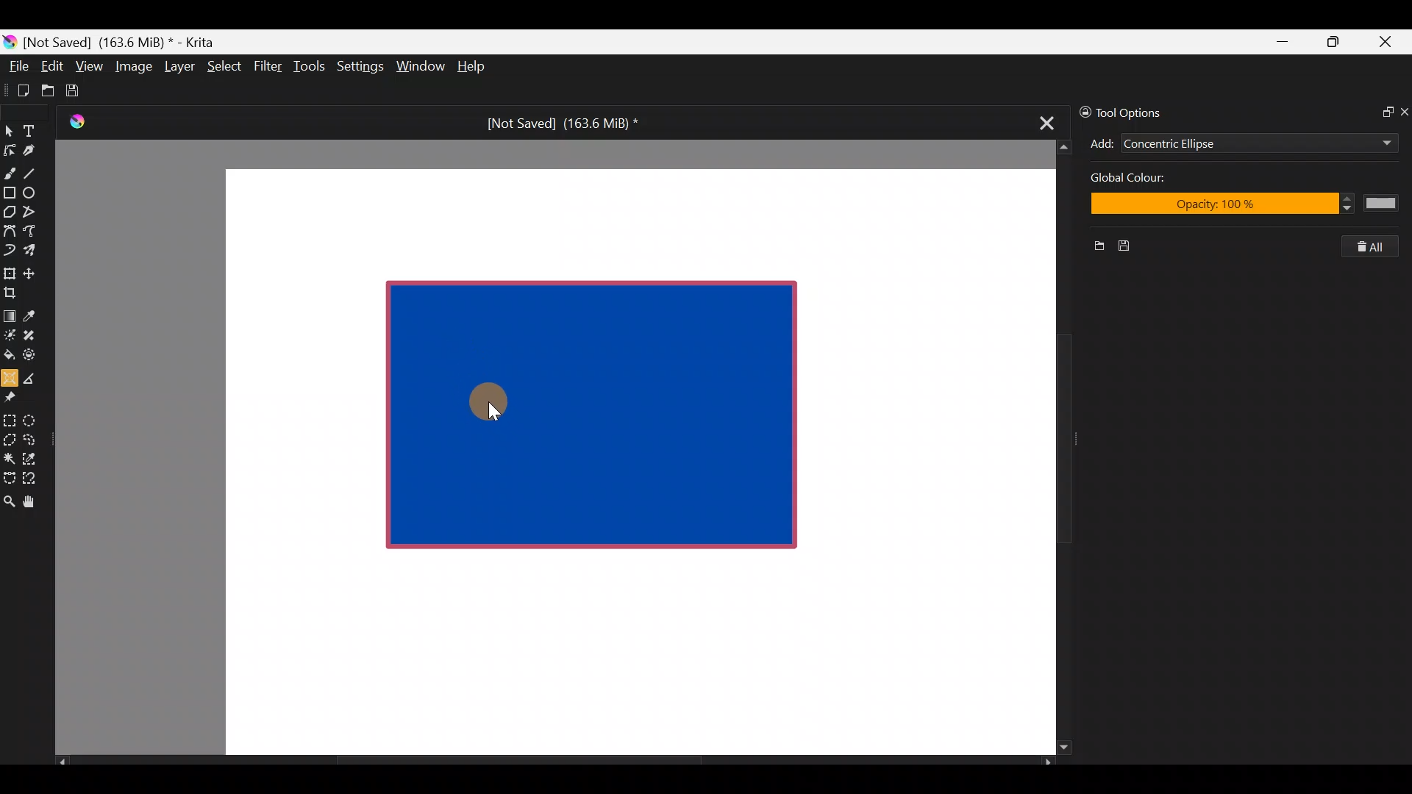 Image resolution: width=1412 pixels, height=794 pixels. I want to click on Opacity: 100%, so click(1241, 205).